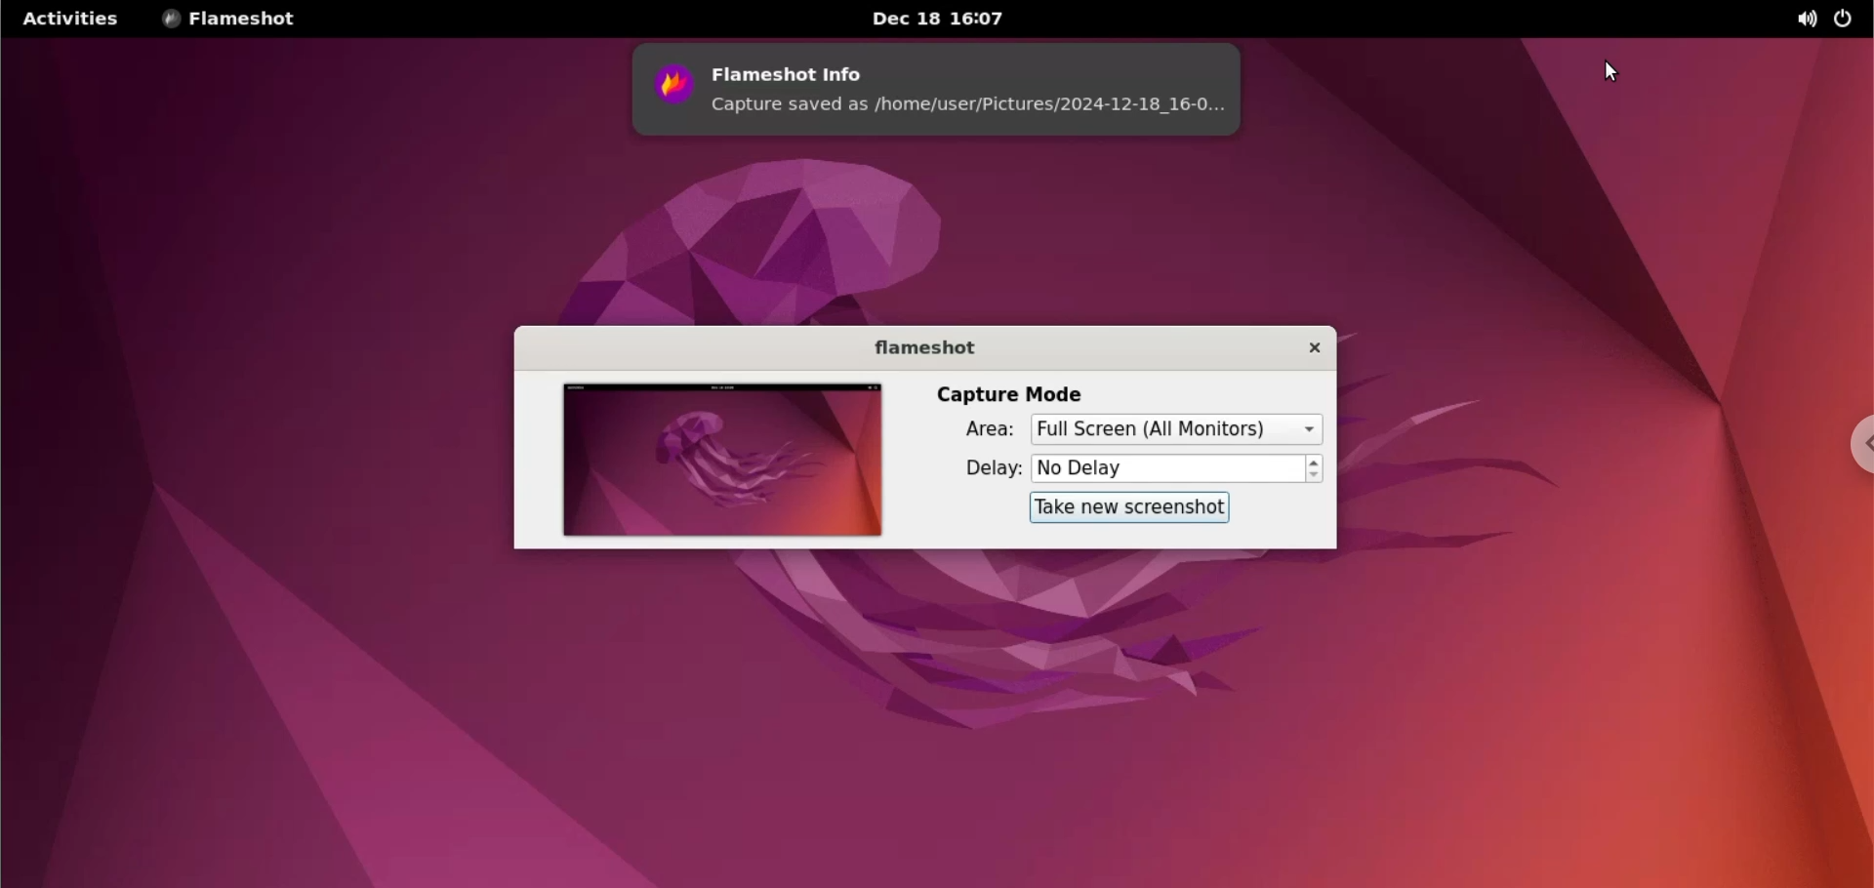  I want to click on take screenshot, so click(1128, 507).